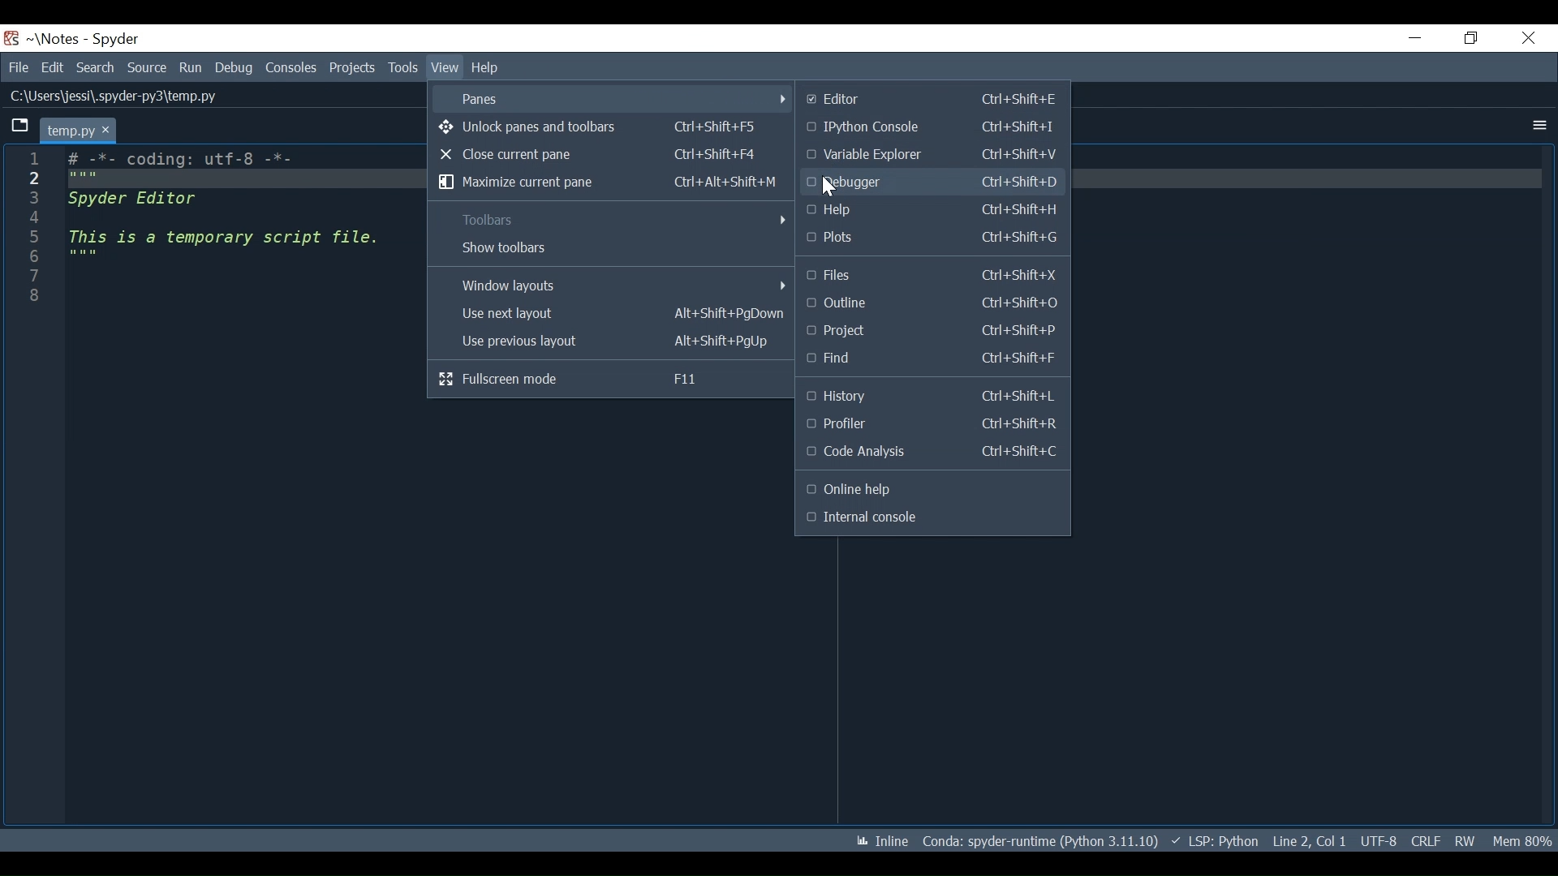  I want to click on Help, so click(931, 210).